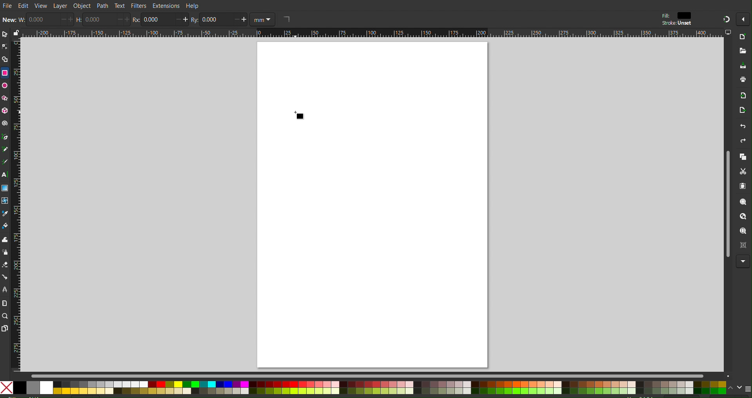 This screenshot has height=398, width=752. Describe the element at coordinates (744, 204) in the screenshot. I see `Zoom Selection` at that location.